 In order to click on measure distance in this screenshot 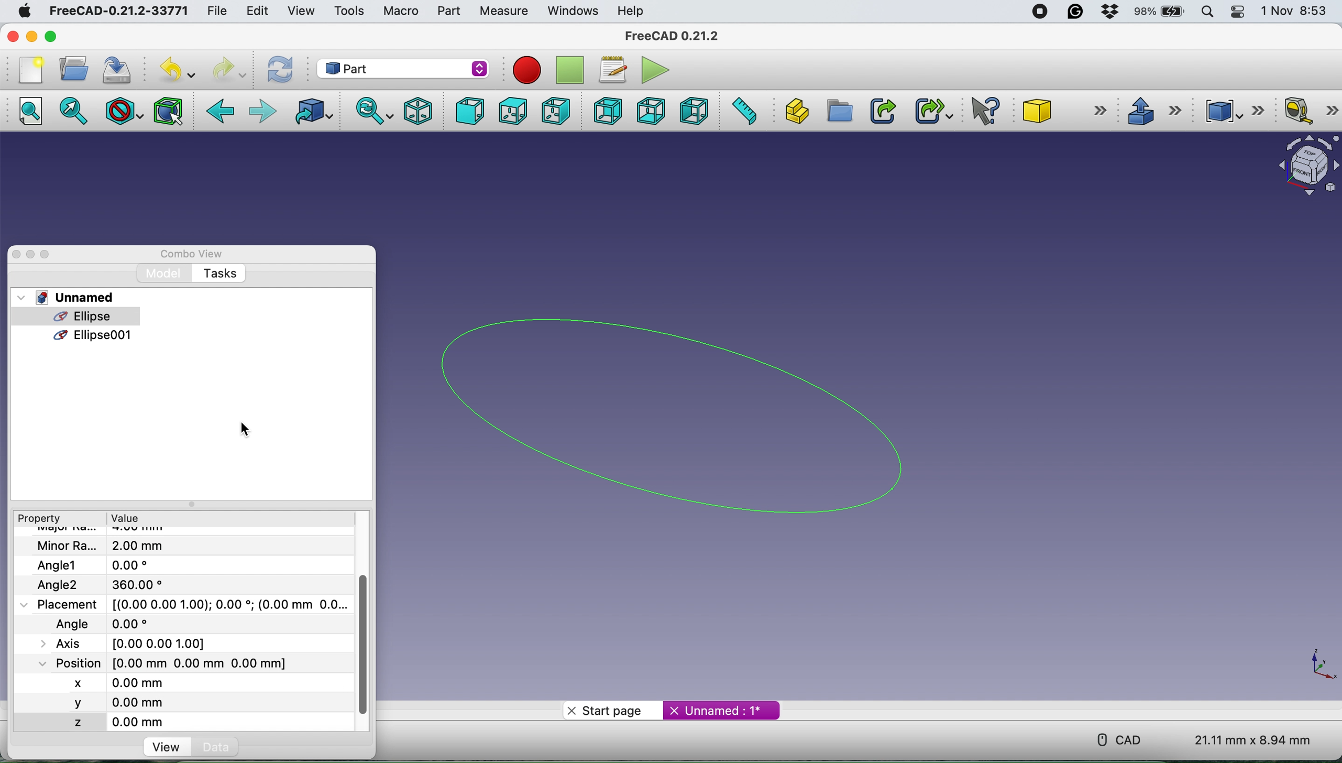, I will do `click(739, 112)`.